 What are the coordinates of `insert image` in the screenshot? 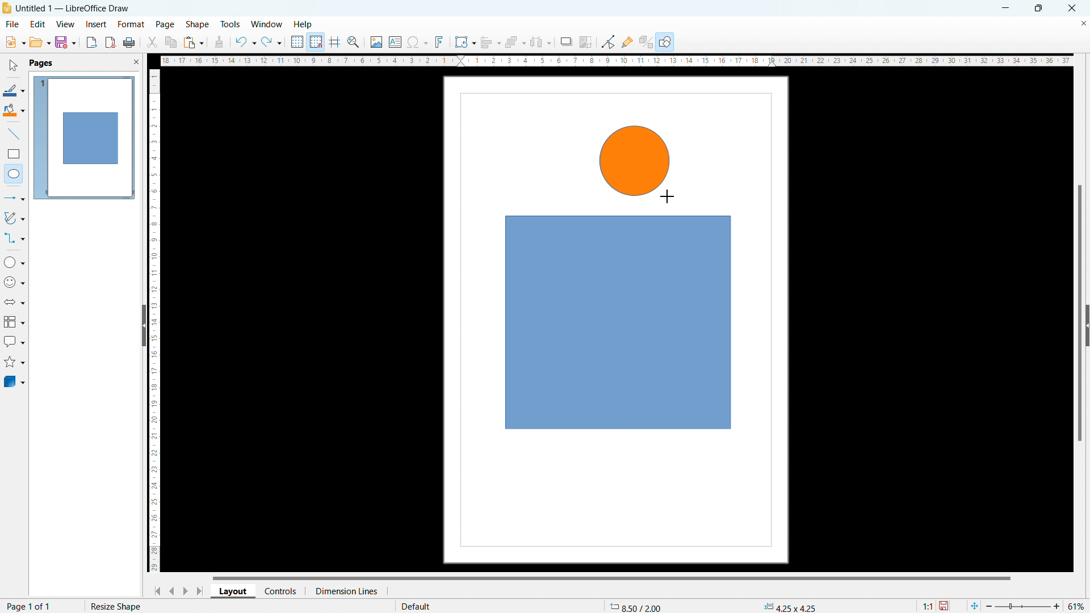 It's located at (376, 42).